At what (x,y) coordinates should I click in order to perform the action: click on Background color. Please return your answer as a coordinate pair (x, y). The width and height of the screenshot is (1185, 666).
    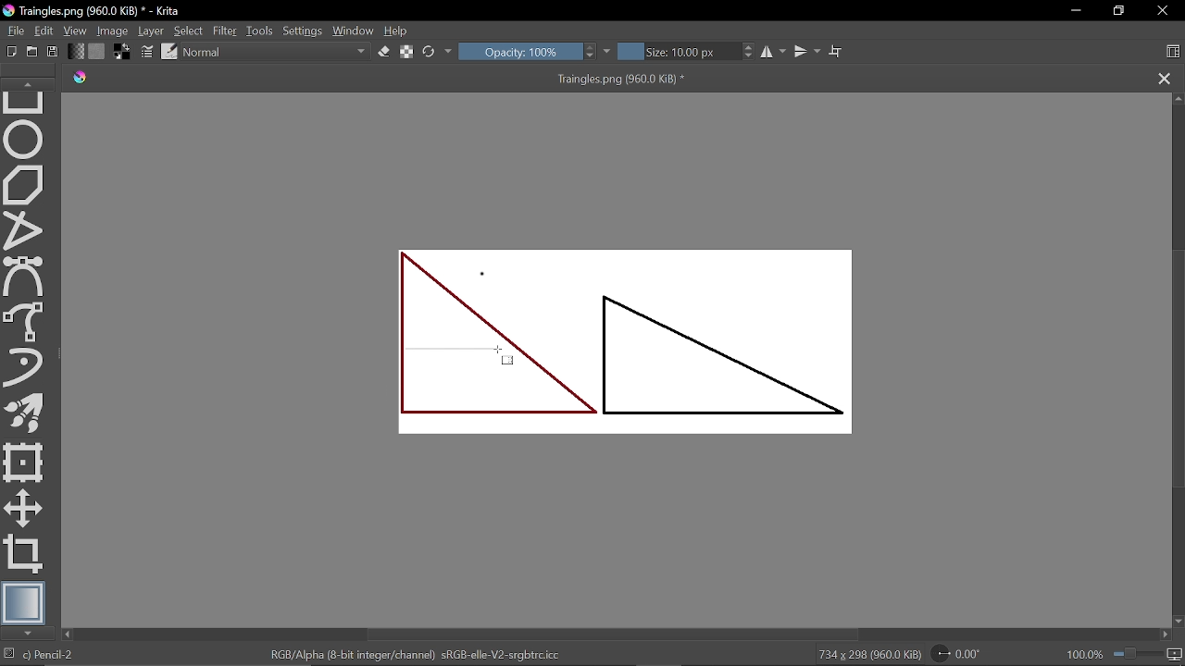
    Looking at the image, I should click on (121, 51).